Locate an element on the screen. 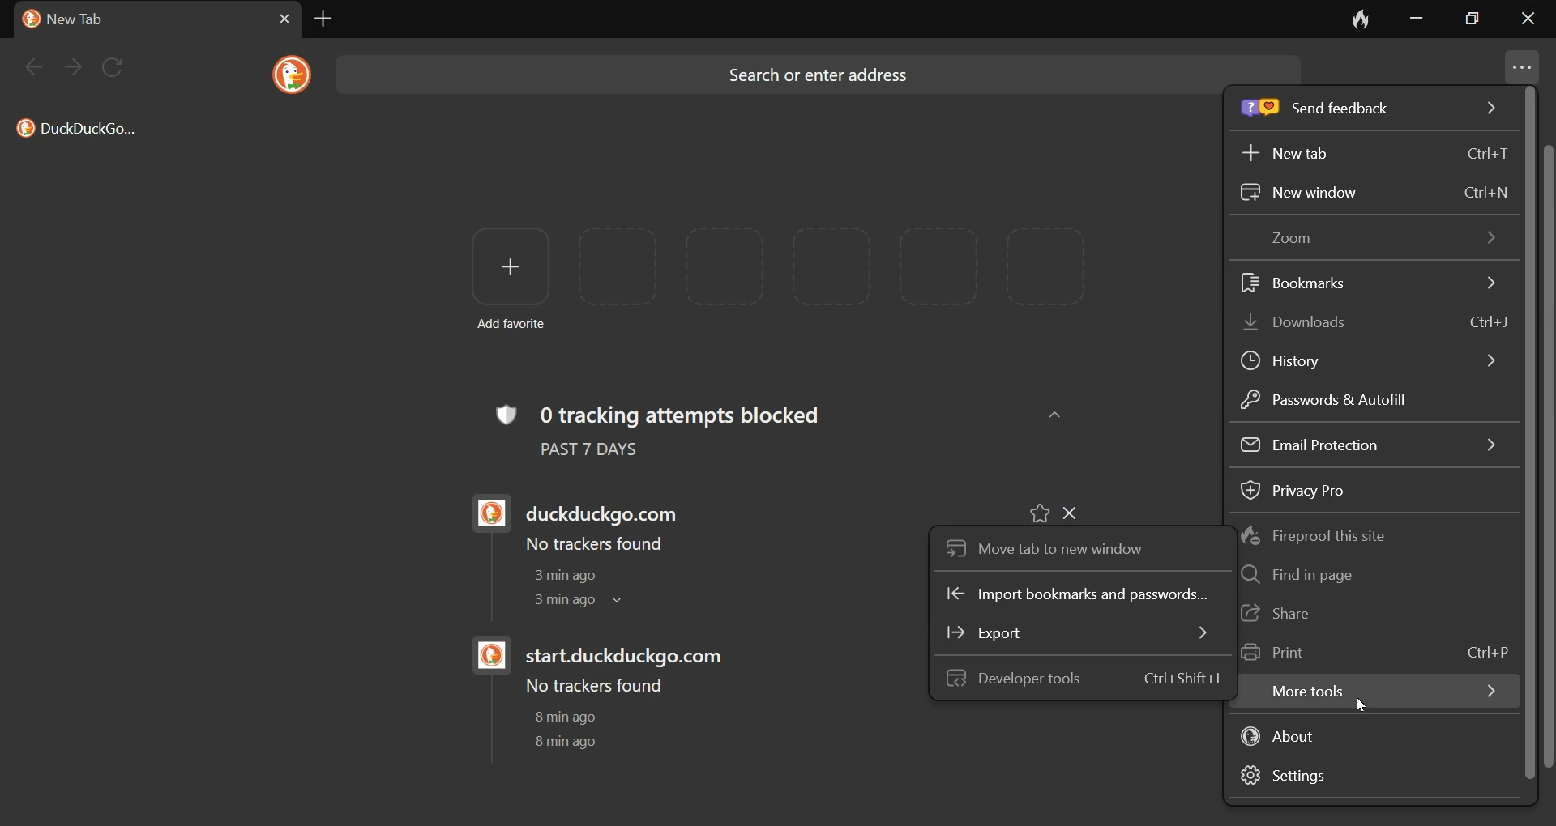  restore down is located at coordinates (1479, 22).